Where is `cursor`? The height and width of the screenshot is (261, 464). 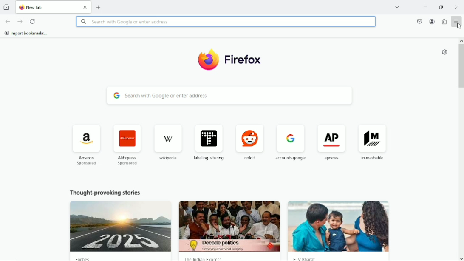 cursor is located at coordinates (458, 26).